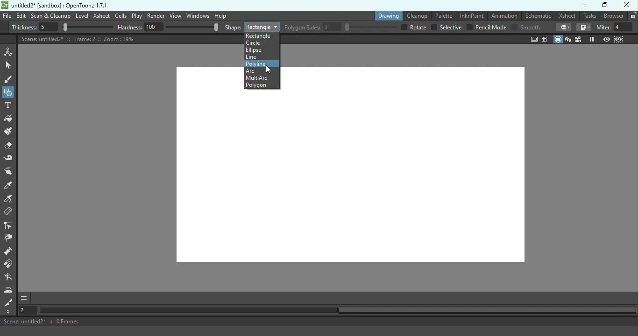 This screenshot has height=336, width=638. What do you see at coordinates (545, 39) in the screenshot?
I see `Field guide` at bounding box center [545, 39].